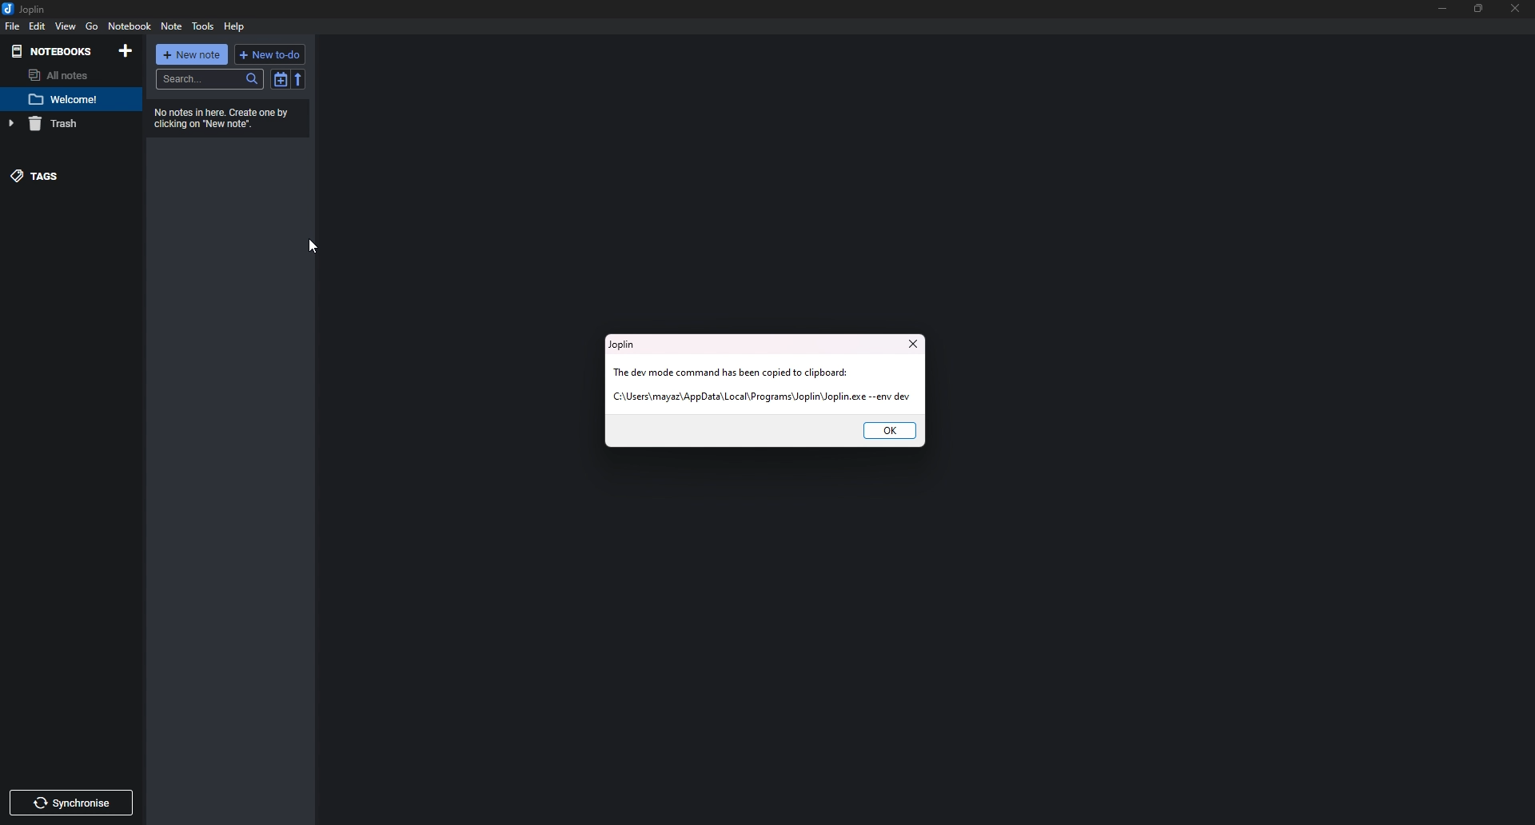 The height and width of the screenshot is (825, 1535). I want to click on path, so click(761, 397).